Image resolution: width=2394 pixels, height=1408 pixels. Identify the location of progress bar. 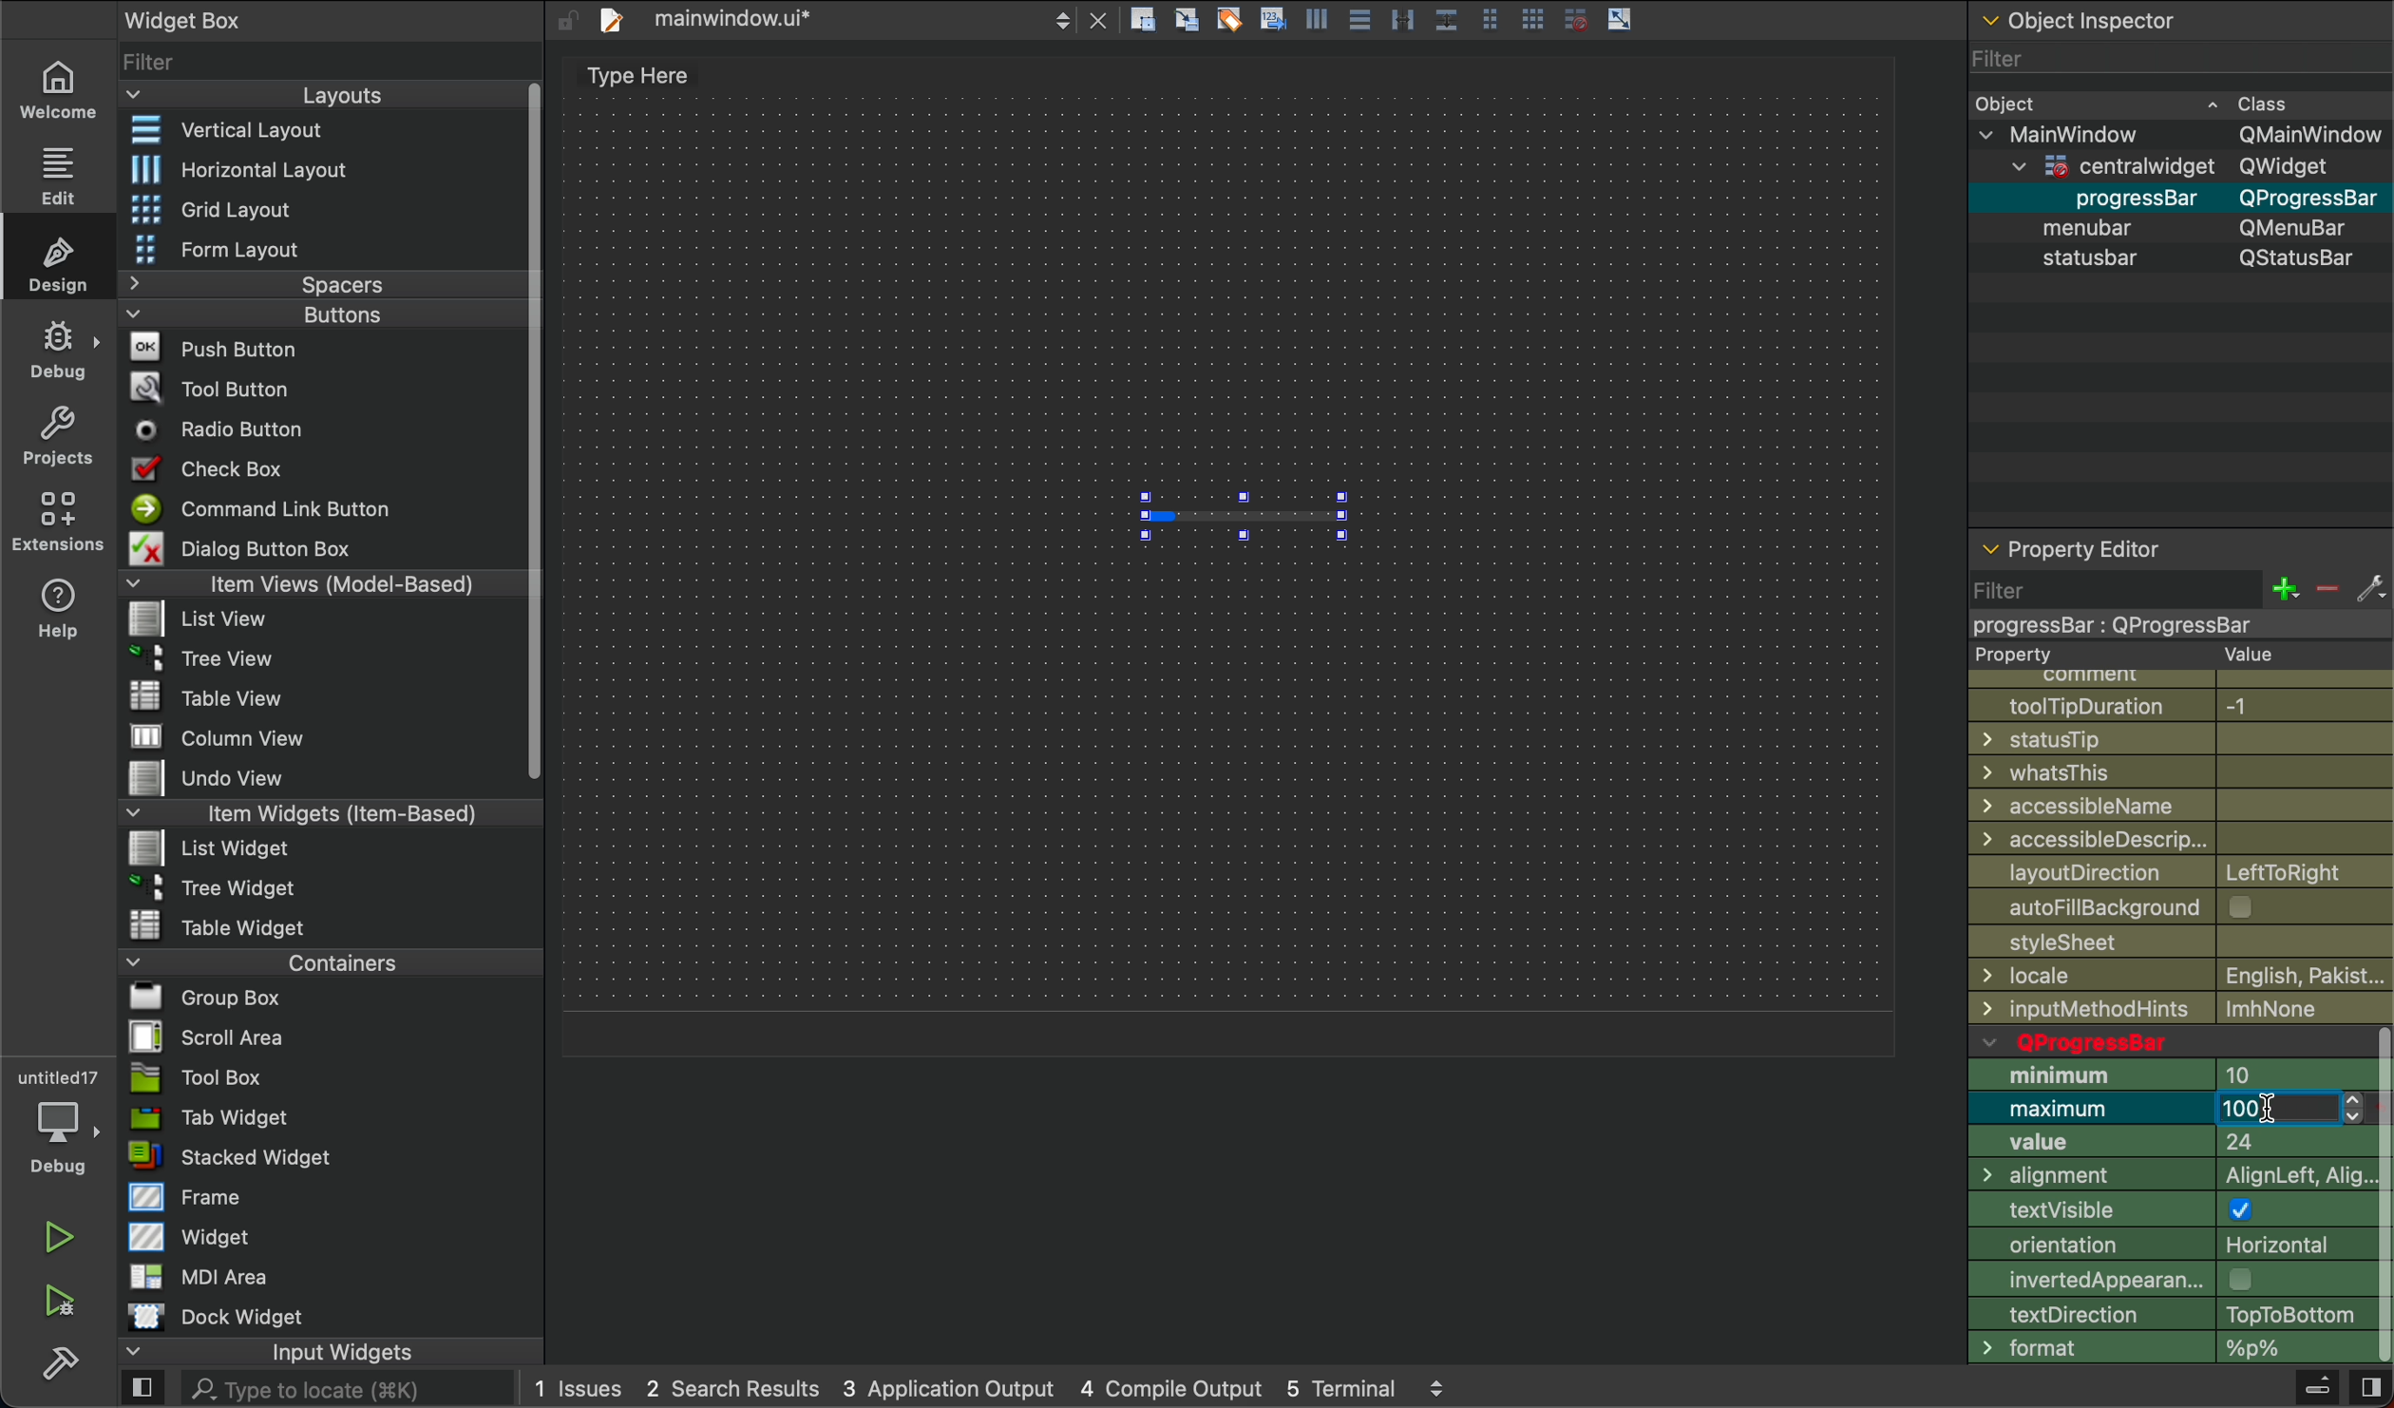
(1243, 513).